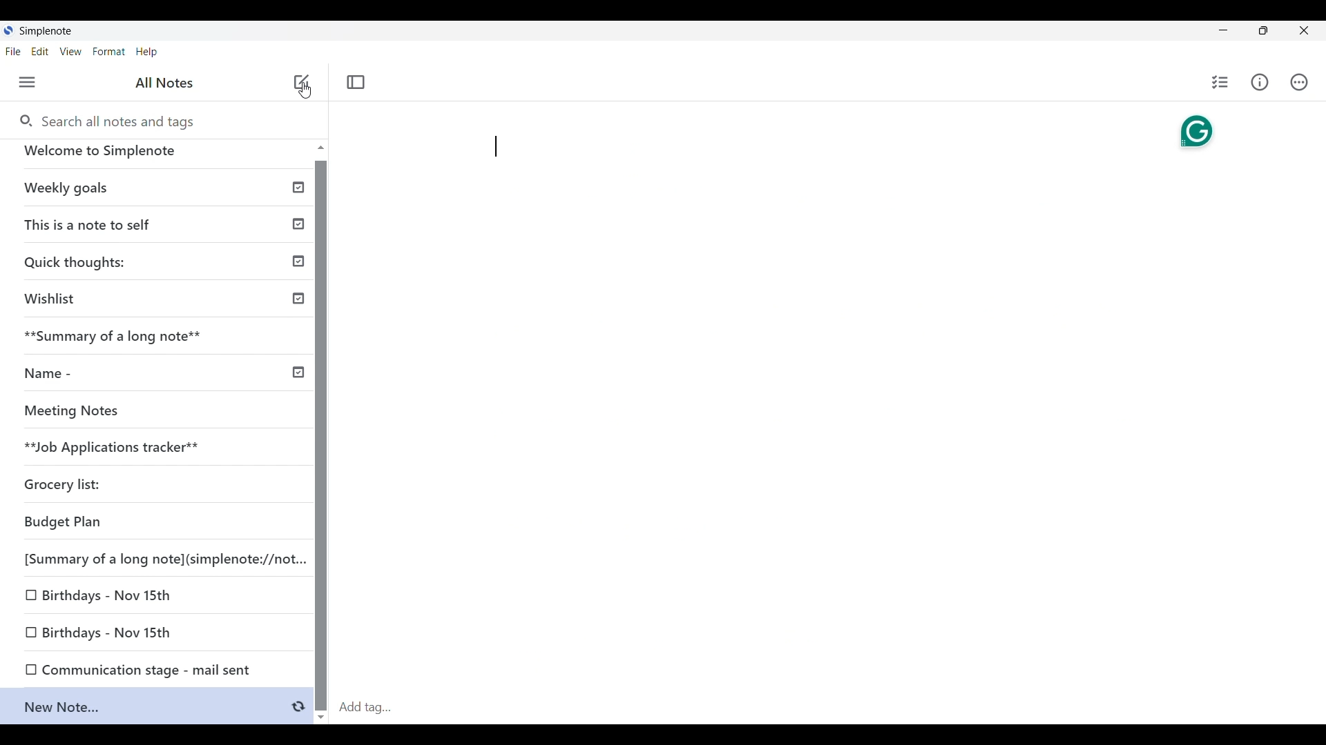 This screenshot has height=745, width=1326. What do you see at coordinates (147, 52) in the screenshot?
I see `Help menu` at bounding box center [147, 52].